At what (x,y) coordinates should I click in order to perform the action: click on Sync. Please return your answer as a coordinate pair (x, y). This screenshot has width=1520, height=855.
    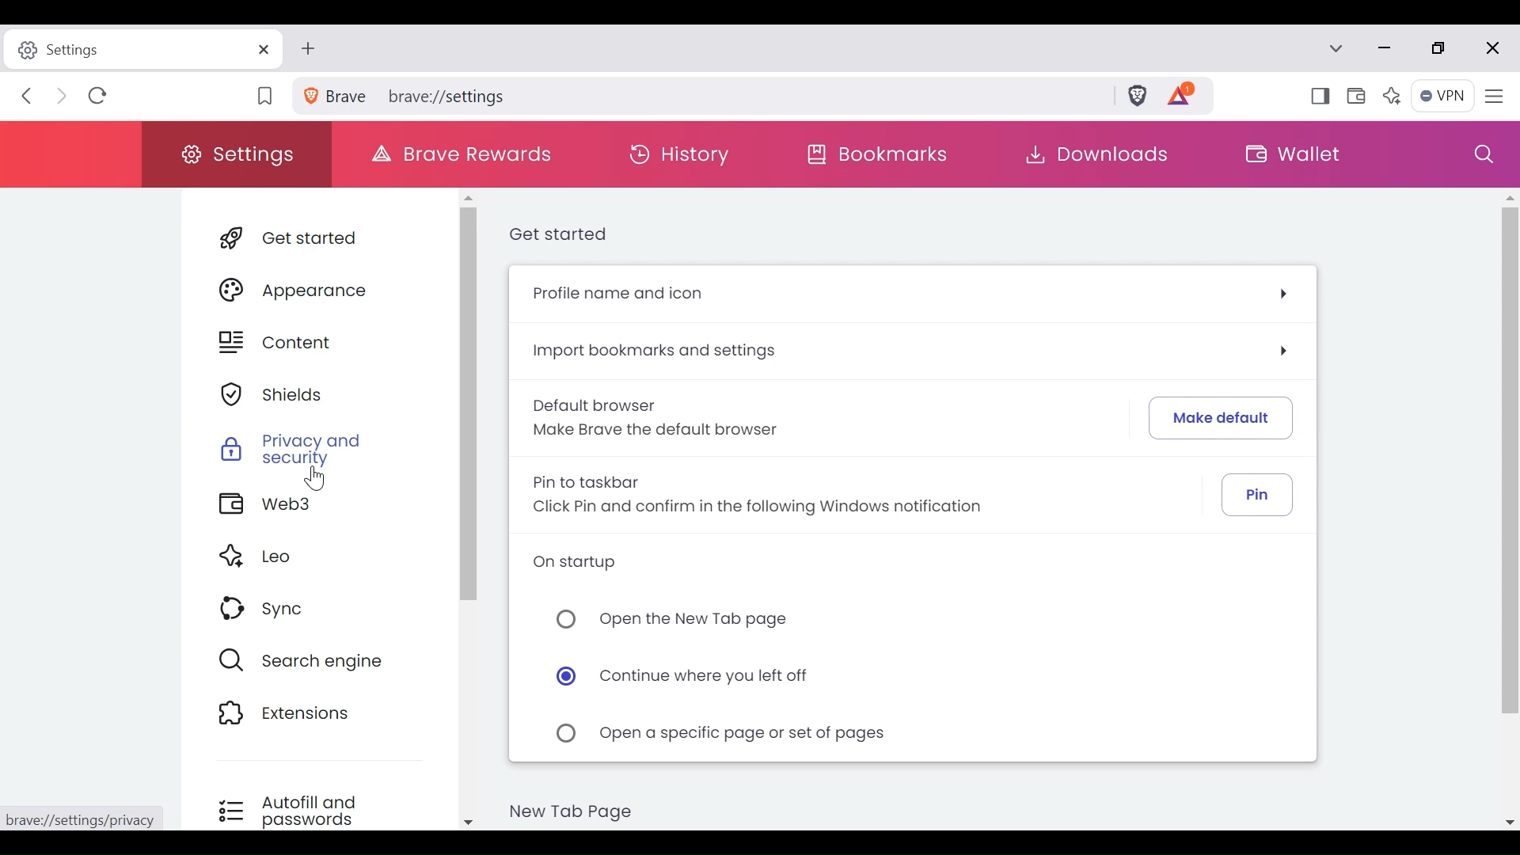
    Looking at the image, I should click on (313, 611).